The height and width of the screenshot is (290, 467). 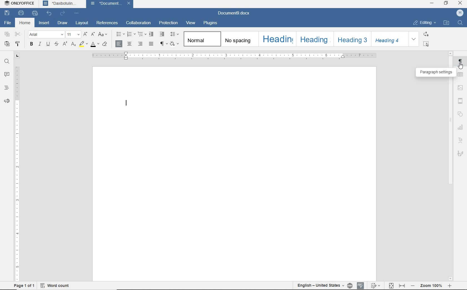 I want to click on font, so click(x=46, y=35).